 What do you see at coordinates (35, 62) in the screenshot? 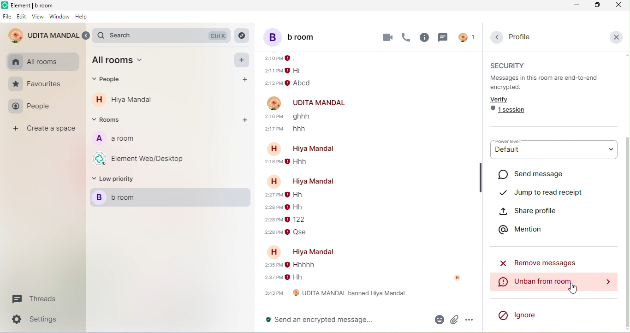
I see `all rooms` at bounding box center [35, 62].